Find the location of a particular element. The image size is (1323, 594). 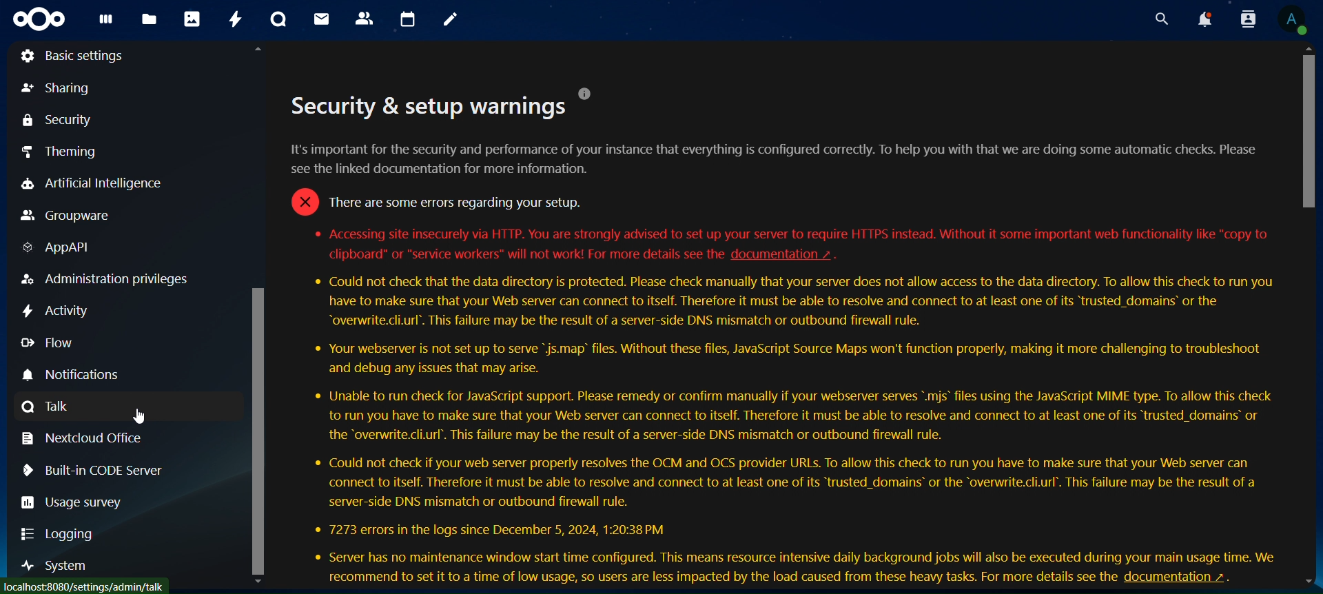

sharing is located at coordinates (53, 88).